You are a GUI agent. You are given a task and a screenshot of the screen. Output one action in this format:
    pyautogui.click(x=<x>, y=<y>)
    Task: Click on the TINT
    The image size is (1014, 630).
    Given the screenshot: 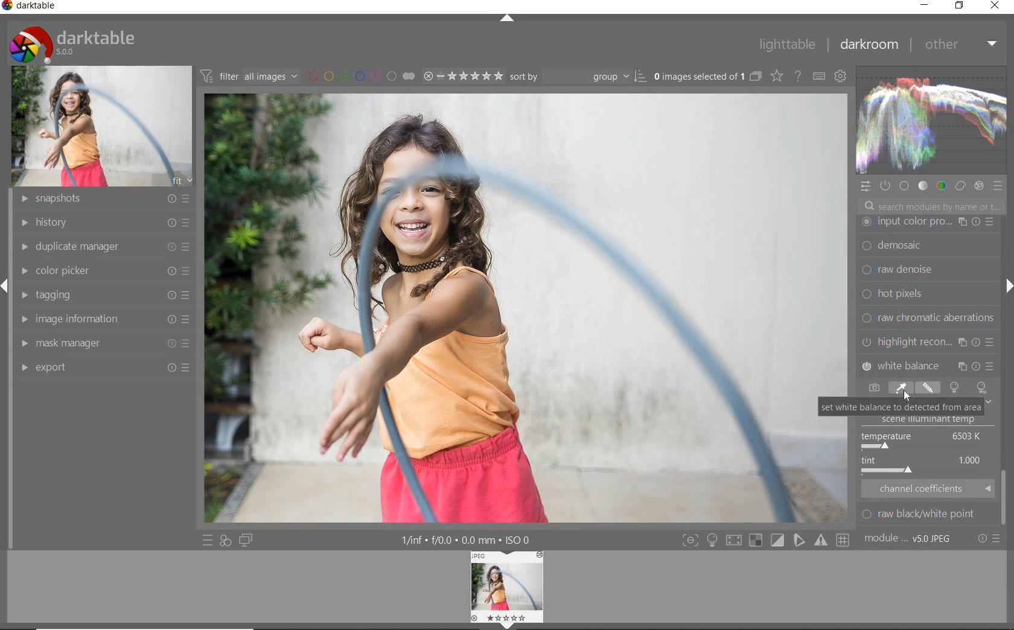 What is the action you would take?
    pyautogui.click(x=924, y=465)
    